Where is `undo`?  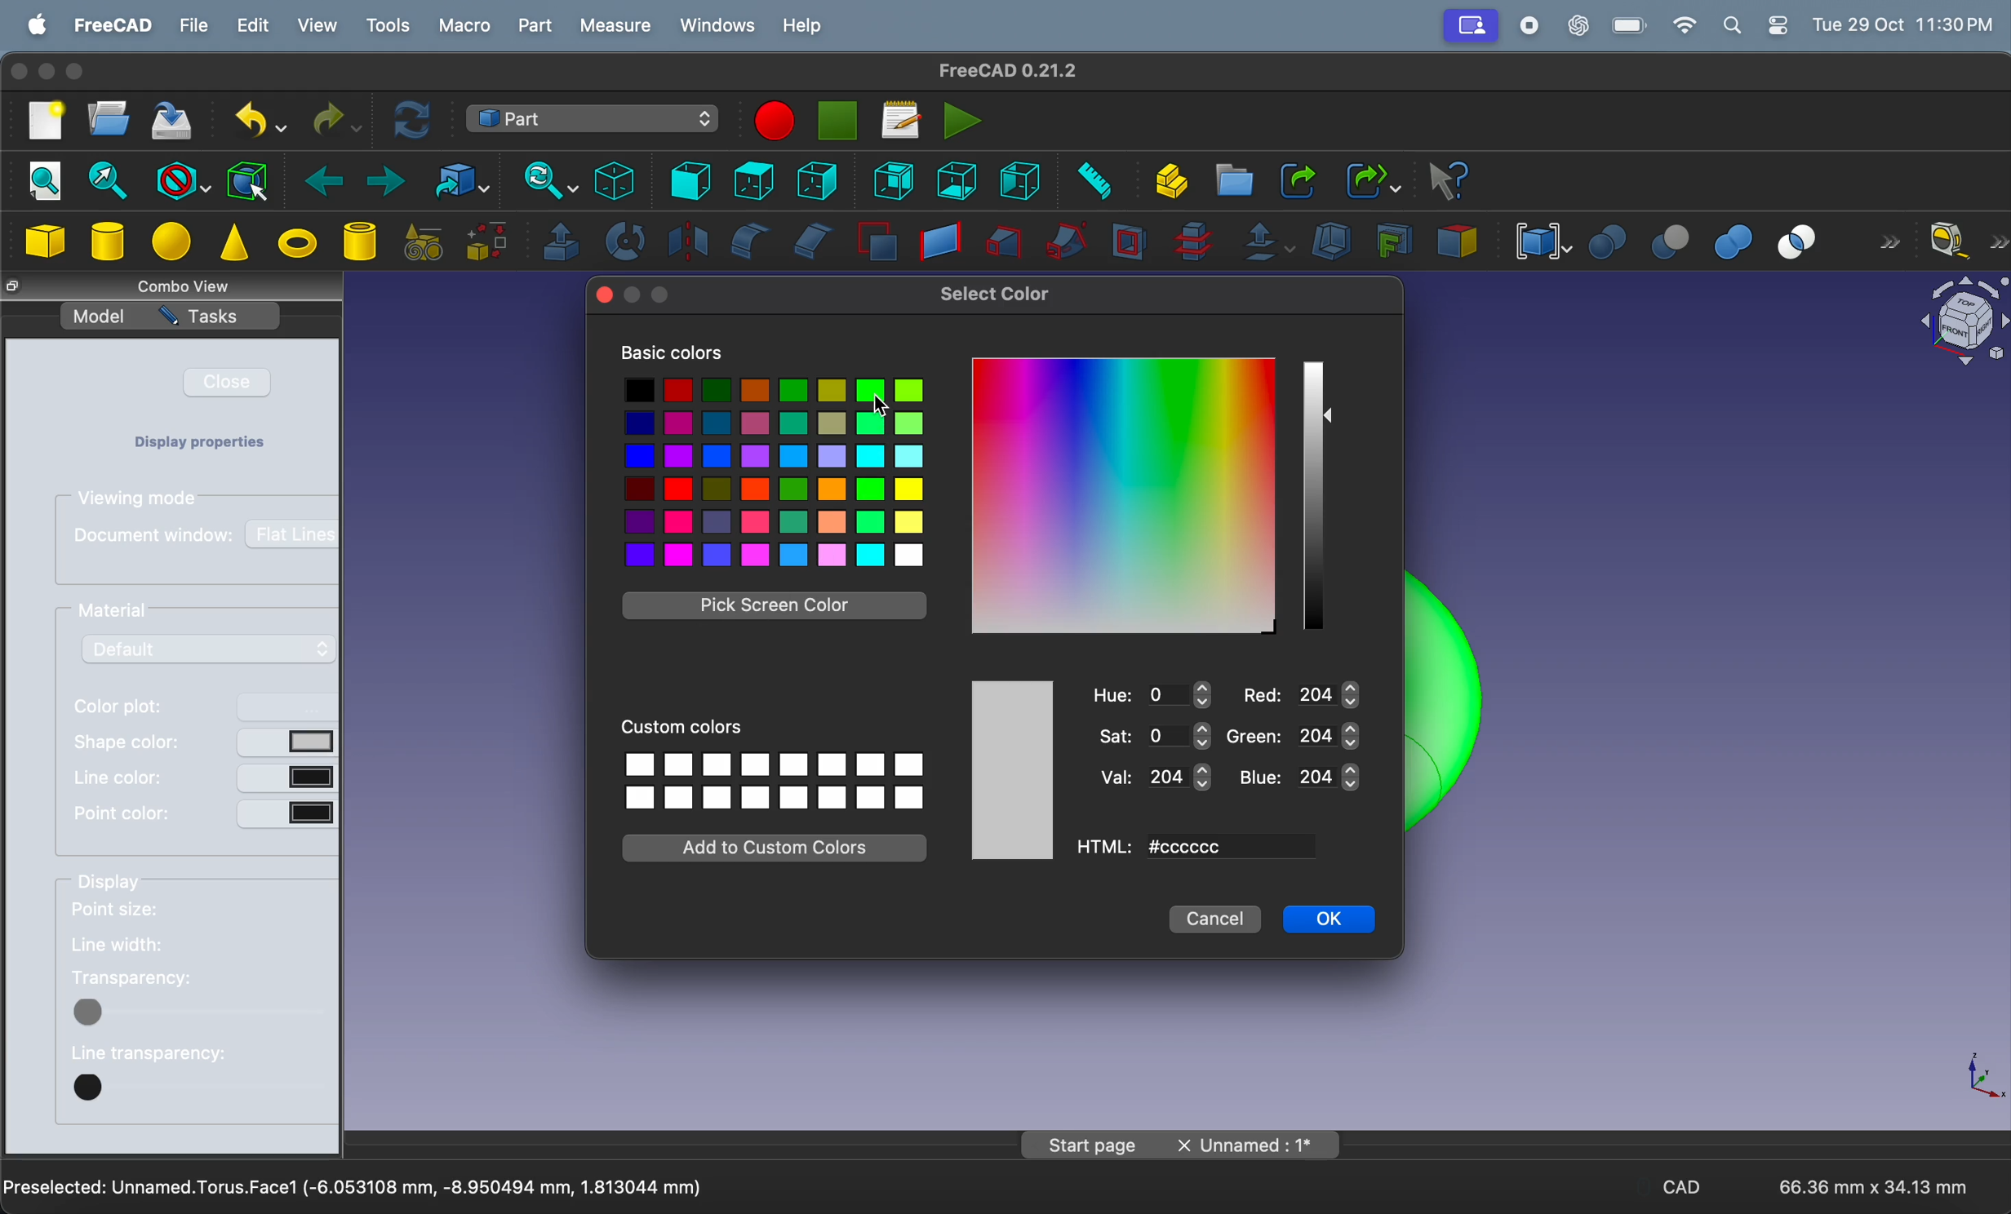 undo is located at coordinates (260, 121).